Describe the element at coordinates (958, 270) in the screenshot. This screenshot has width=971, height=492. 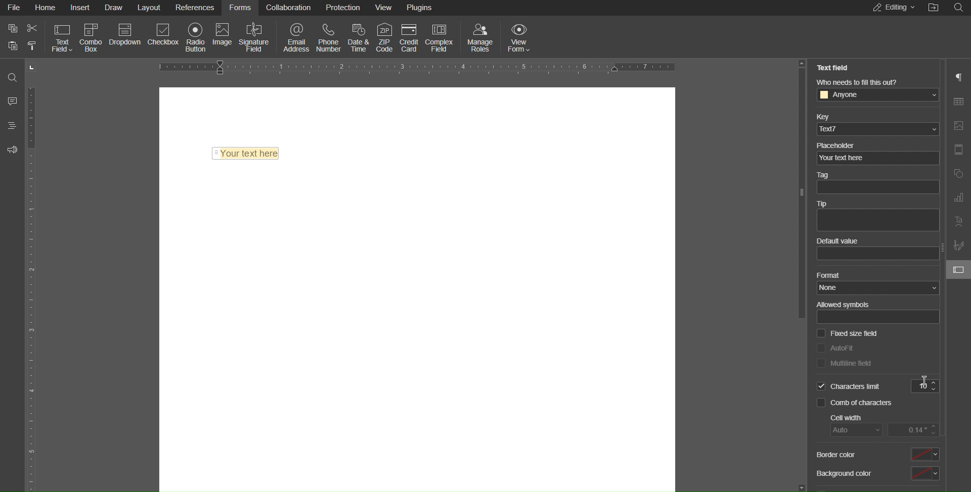
I see `field settings` at that location.